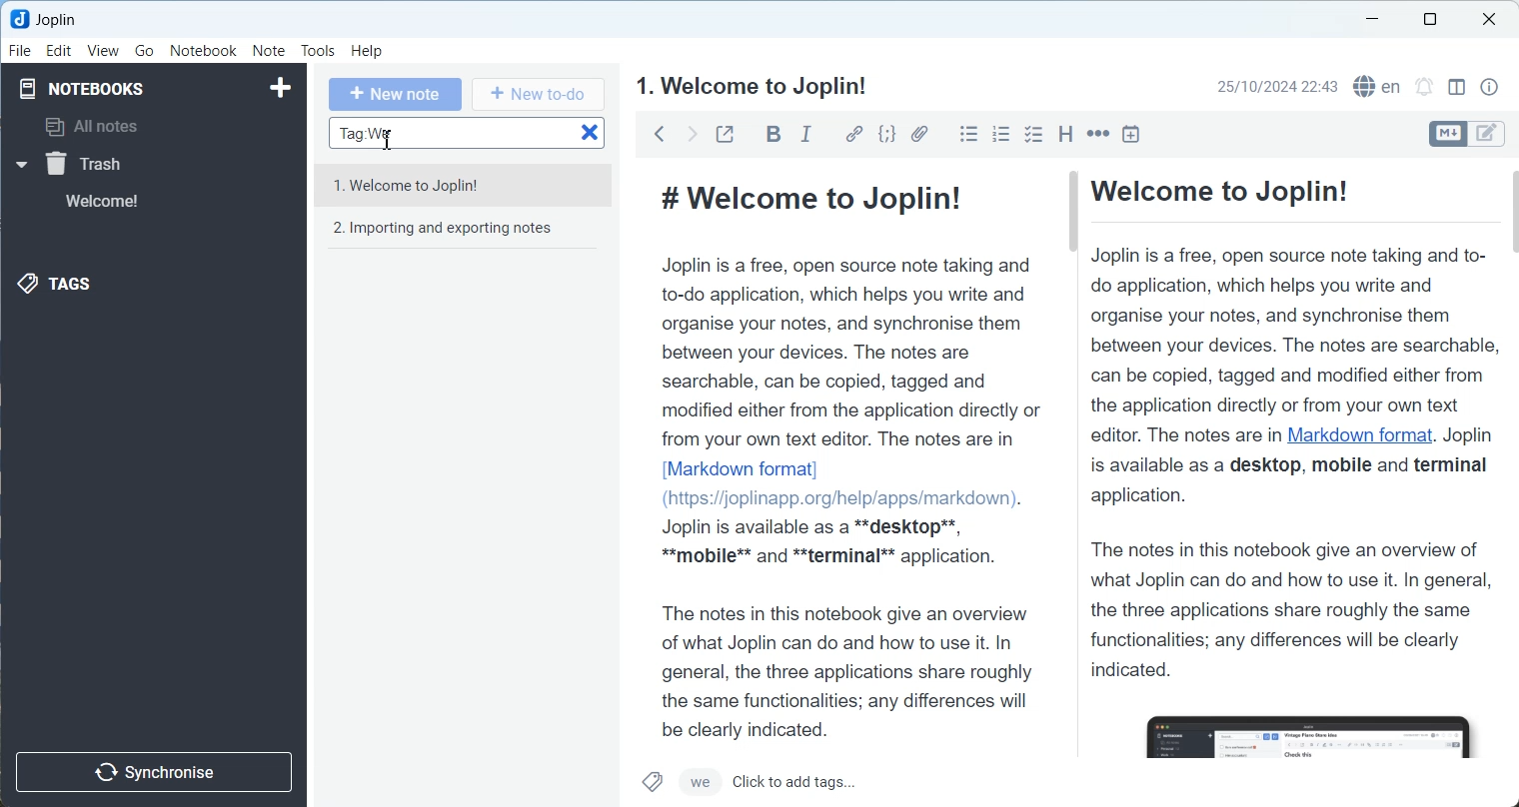 This screenshot has width=1519, height=807. Describe the element at coordinates (318, 51) in the screenshot. I see `Tools` at that location.